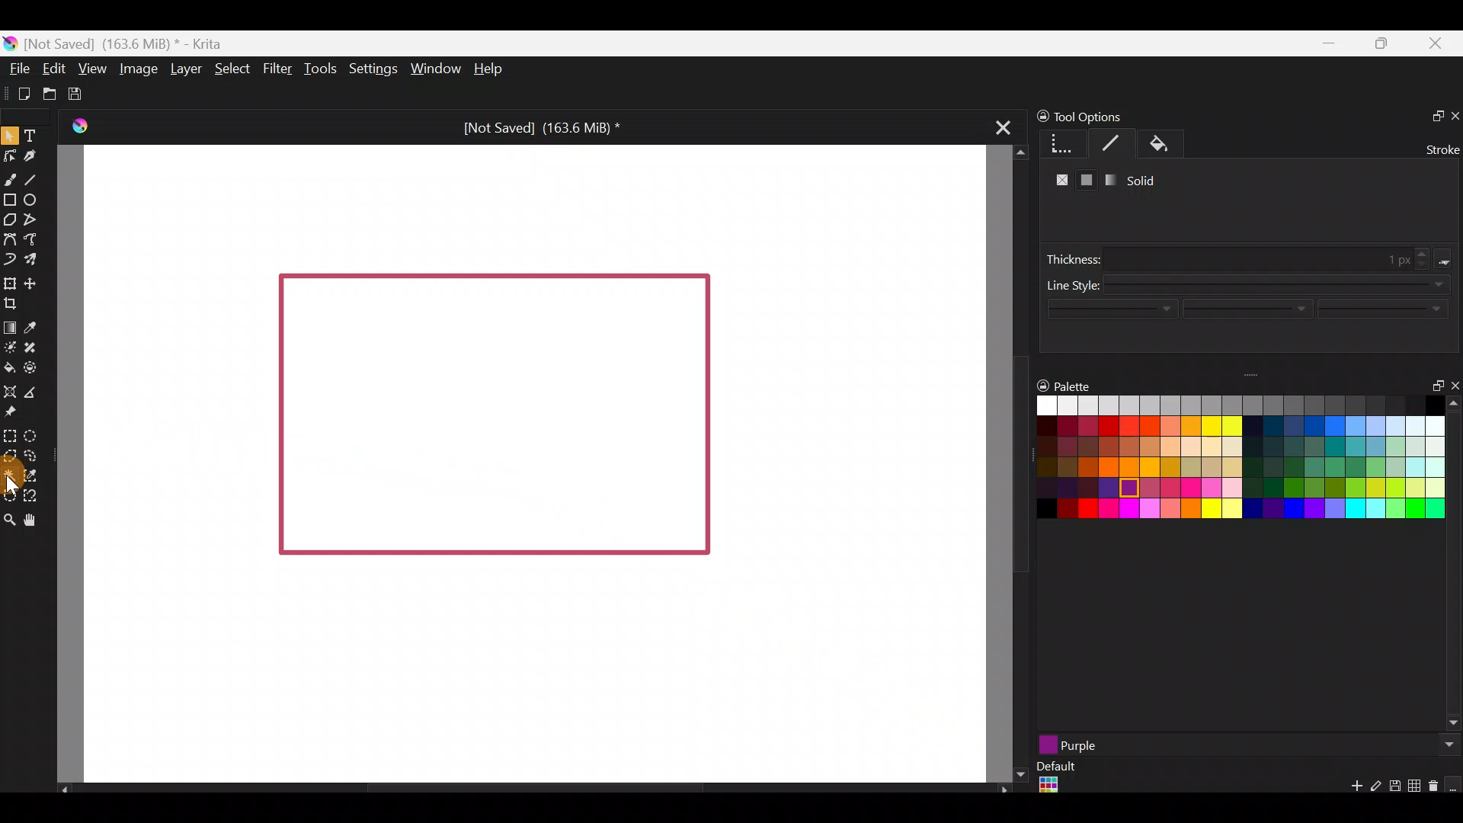 The image size is (1463, 823). What do you see at coordinates (49, 91) in the screenshot?
I see `Open an existing document` at bounding box center [49, 91].